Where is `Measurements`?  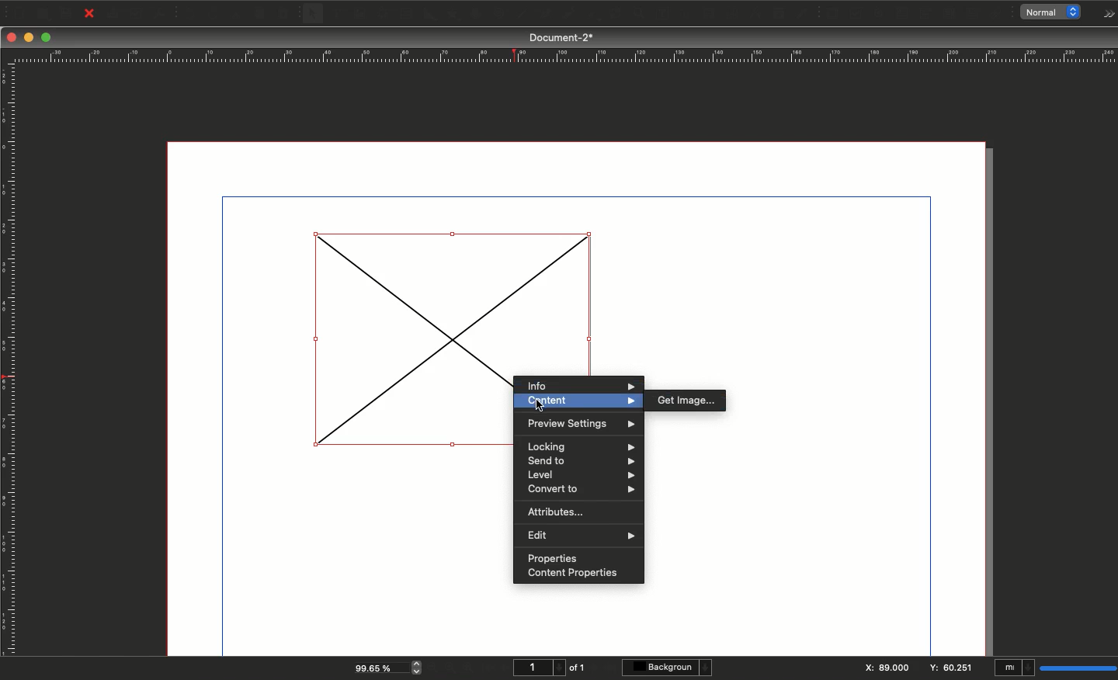
Measurements is located at coordinates (752, 14).